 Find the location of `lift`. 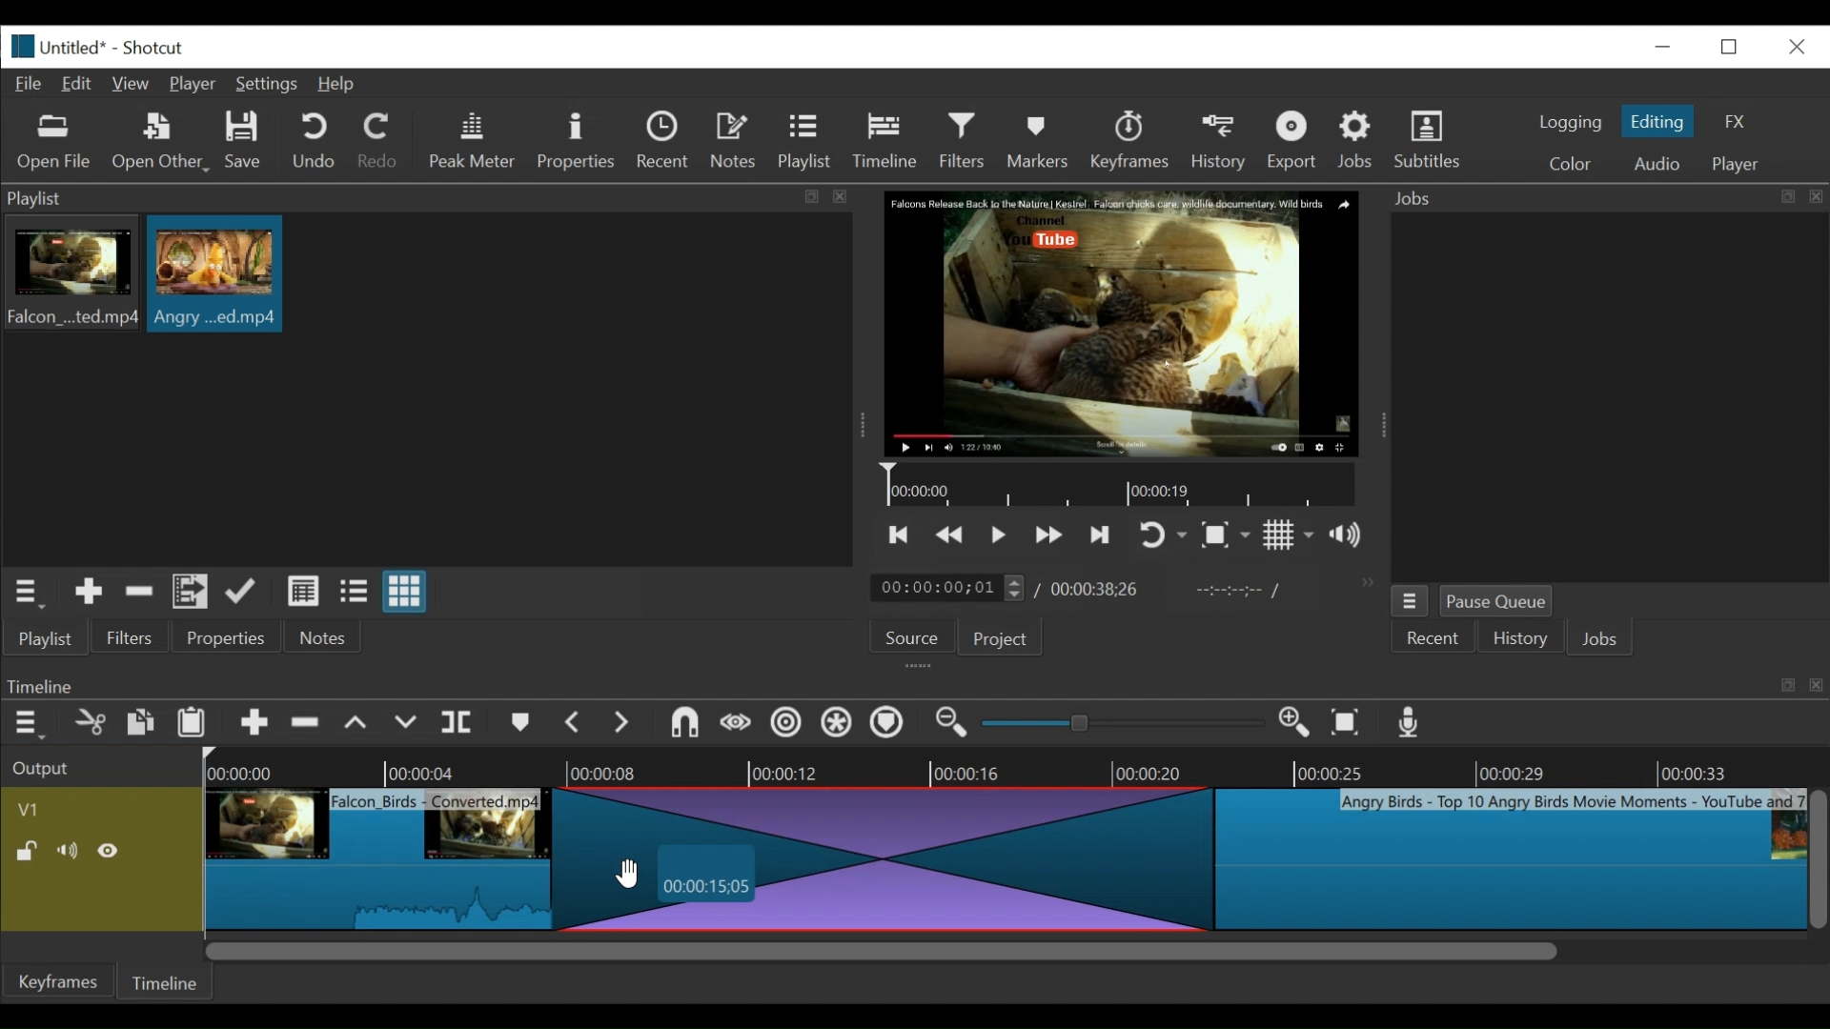

lift is located at coordinates (358, 725).